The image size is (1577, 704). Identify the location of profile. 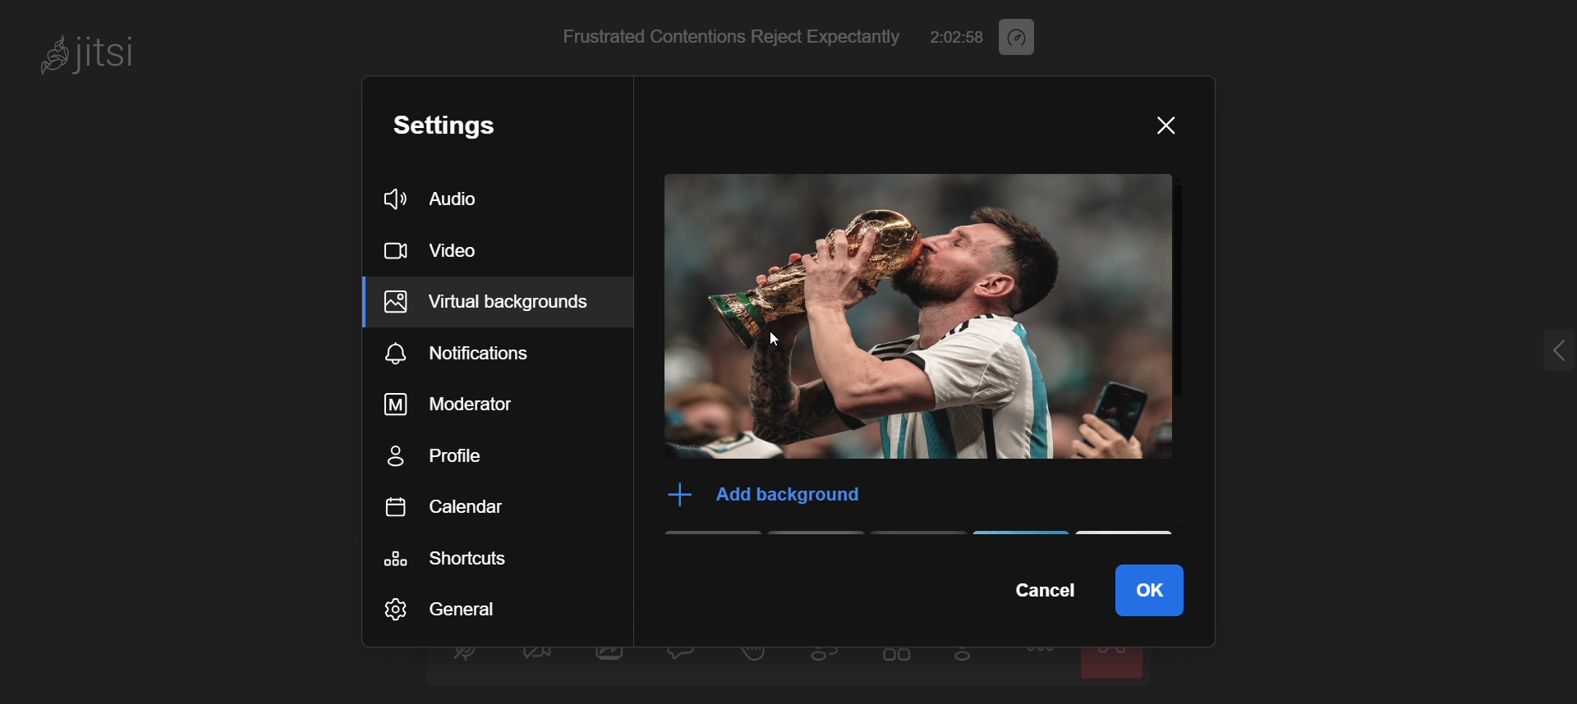
(475, 455).